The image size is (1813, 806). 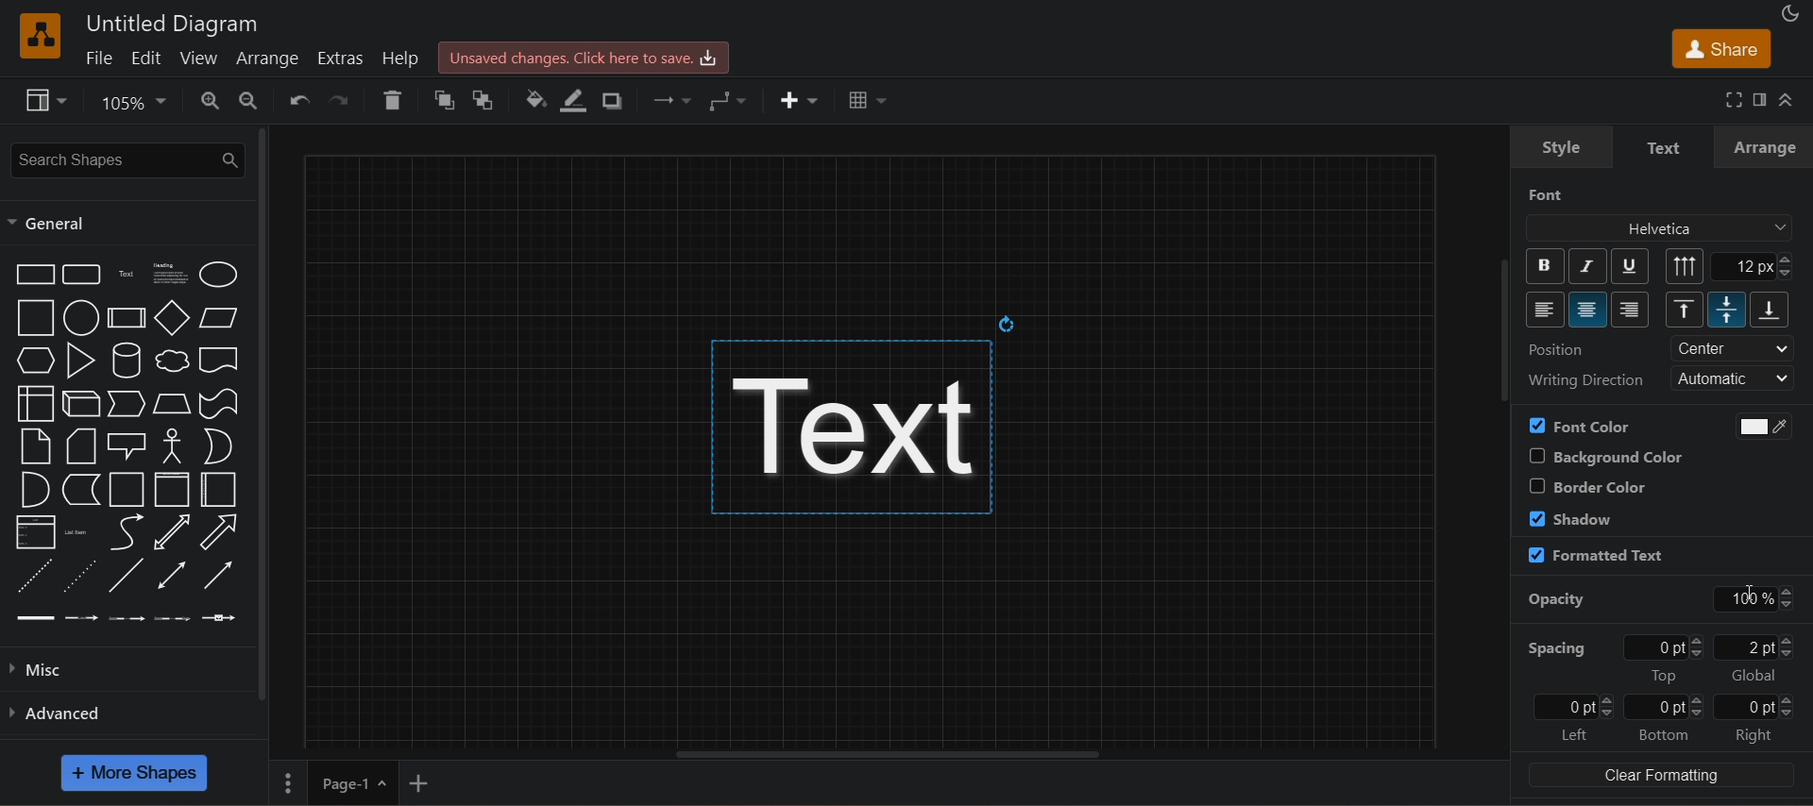 I want to click on curve, so click(x=125, y=532).